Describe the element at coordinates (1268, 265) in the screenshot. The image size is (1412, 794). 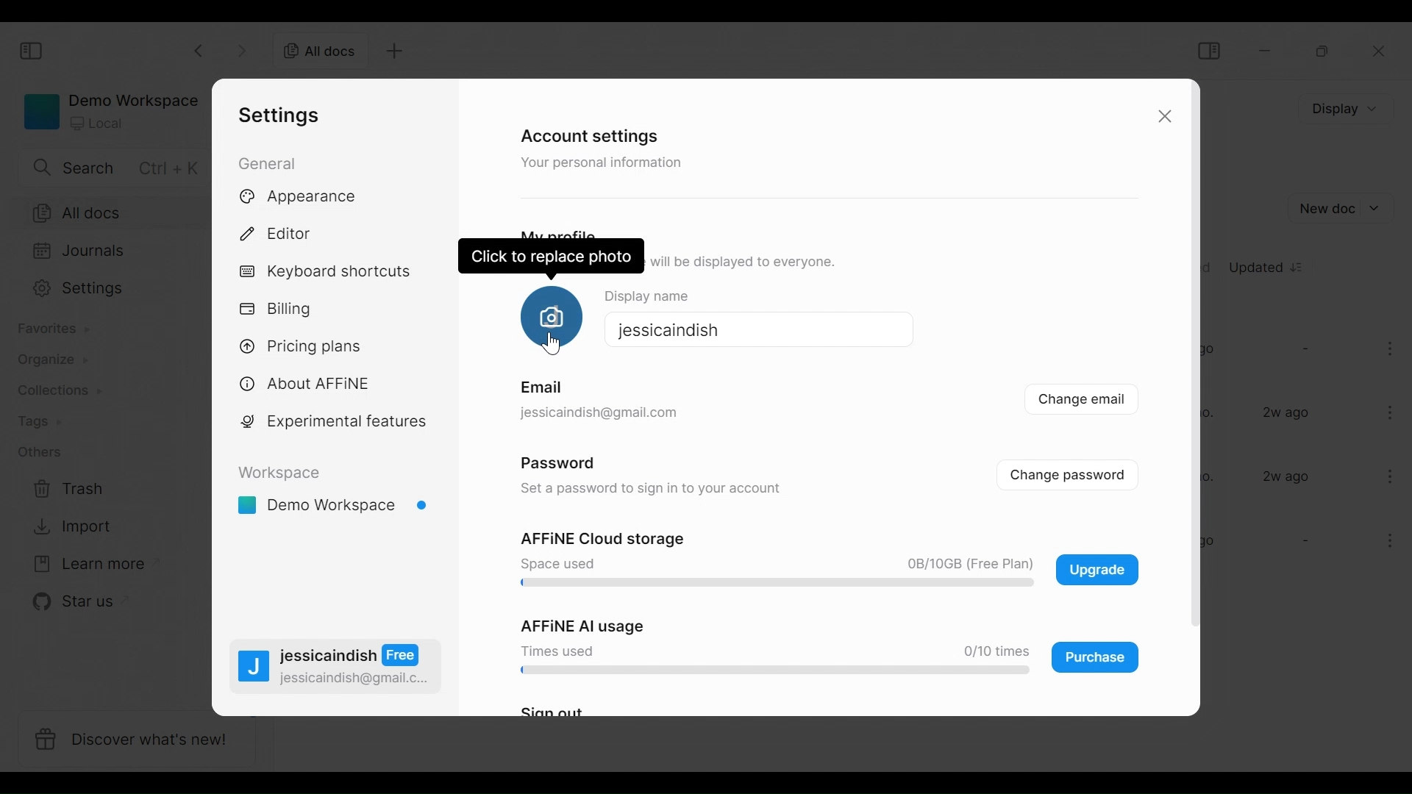
I see `Updated` at that location.